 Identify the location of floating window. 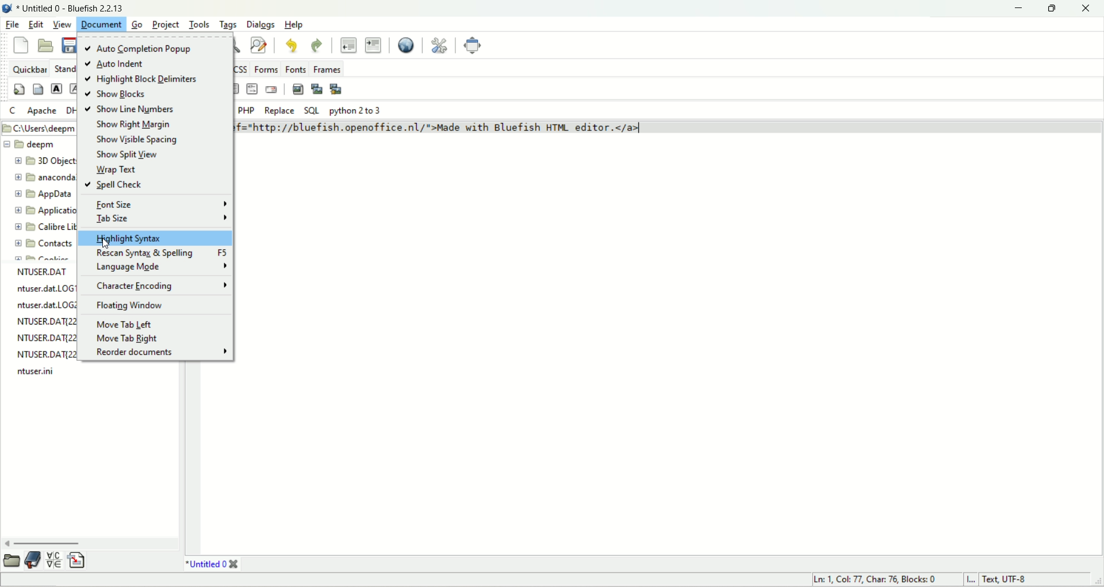
(134, 306).